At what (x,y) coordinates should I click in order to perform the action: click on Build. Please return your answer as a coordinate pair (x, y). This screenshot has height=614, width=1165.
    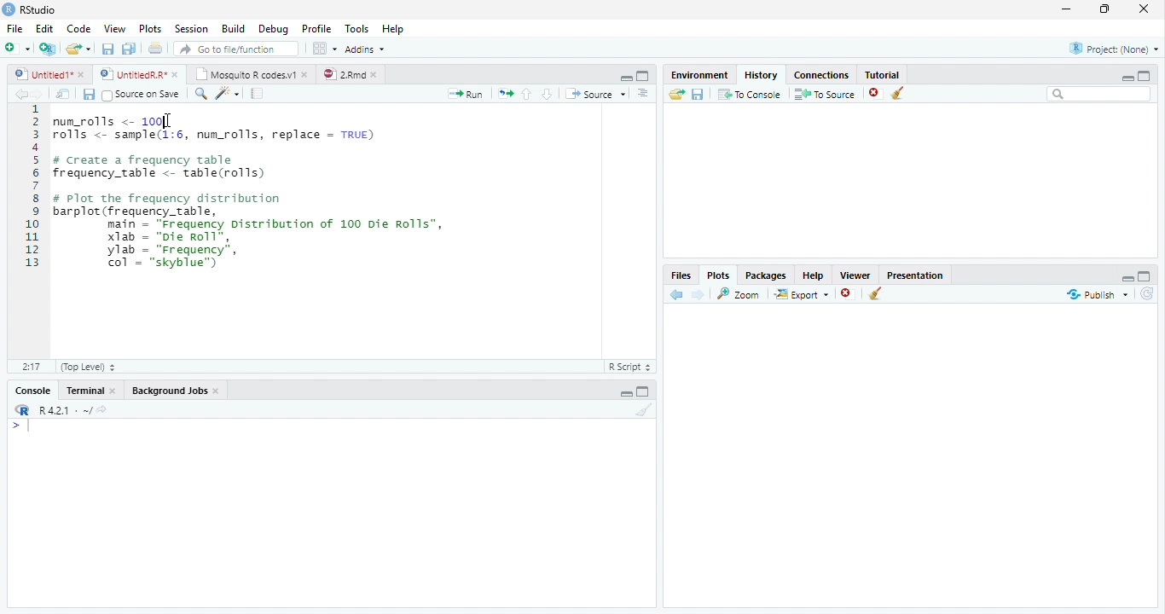
    Looking at the image, I should click on (235, 28).